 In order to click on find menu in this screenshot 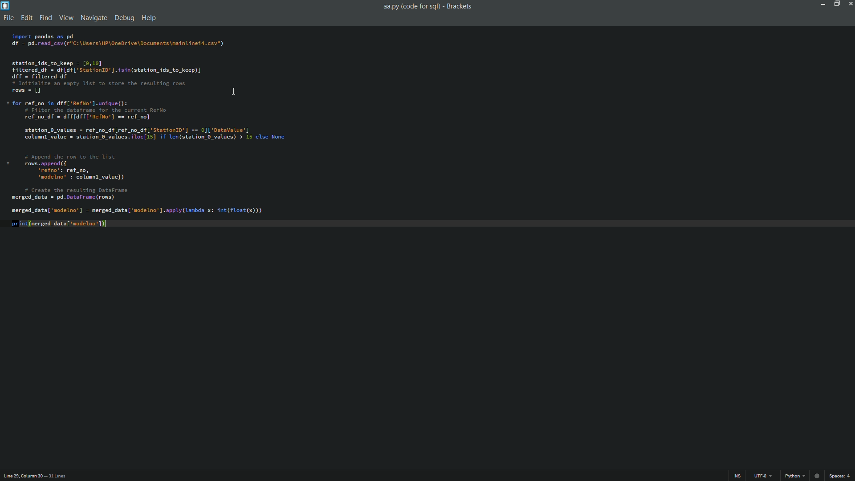, I will do `click(45, 16)`.